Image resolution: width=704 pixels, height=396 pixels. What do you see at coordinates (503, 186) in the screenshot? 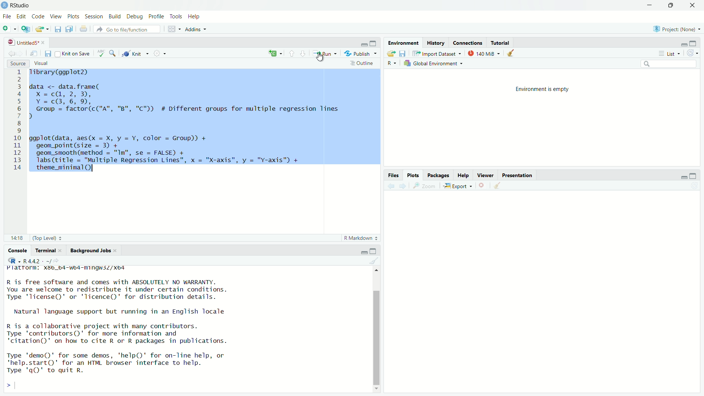
I see `clear` at bounding box center [503, 186].